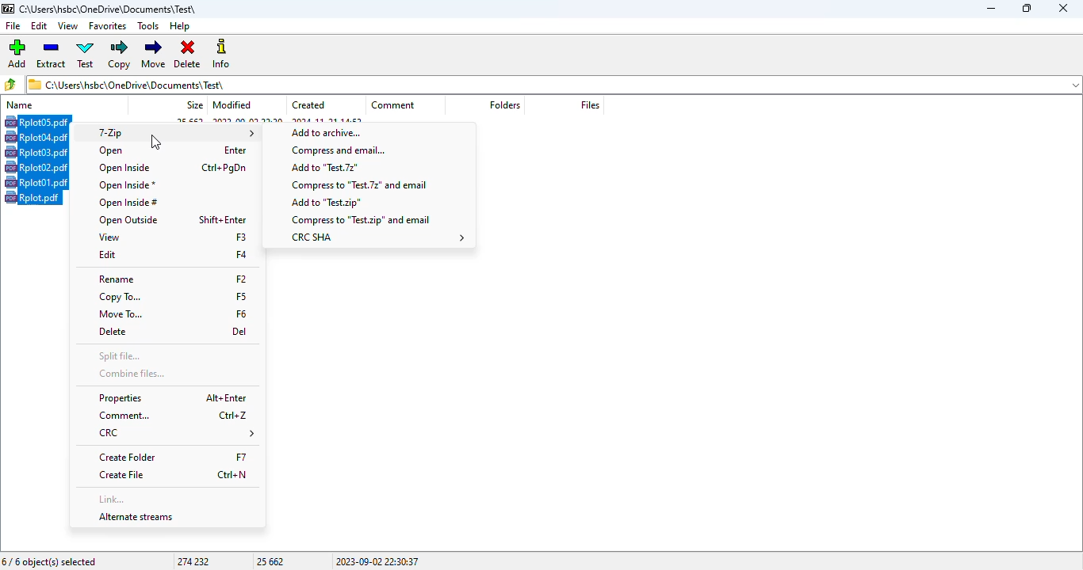 The width and height of the screenshot is (1083, 570). What do you see at coordinates (172, 298) in the screenshot?
I see `copy to ` at bounding box center [172, 298].